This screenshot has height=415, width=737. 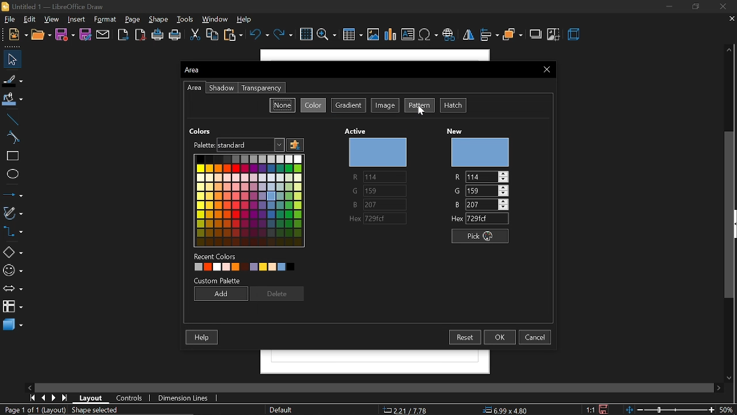 What do you see at coordinates (85, 35) in the screenshot?
I see `save as` at bounding box center [85, 35].